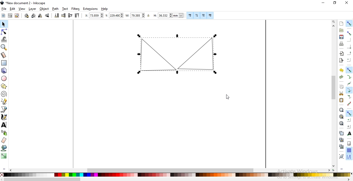 This screenshot has height=181, width=353. What do you see at coordinates (4, 55) in the screenshot?
I see `measurement tool` at bounding box center [4, 55].